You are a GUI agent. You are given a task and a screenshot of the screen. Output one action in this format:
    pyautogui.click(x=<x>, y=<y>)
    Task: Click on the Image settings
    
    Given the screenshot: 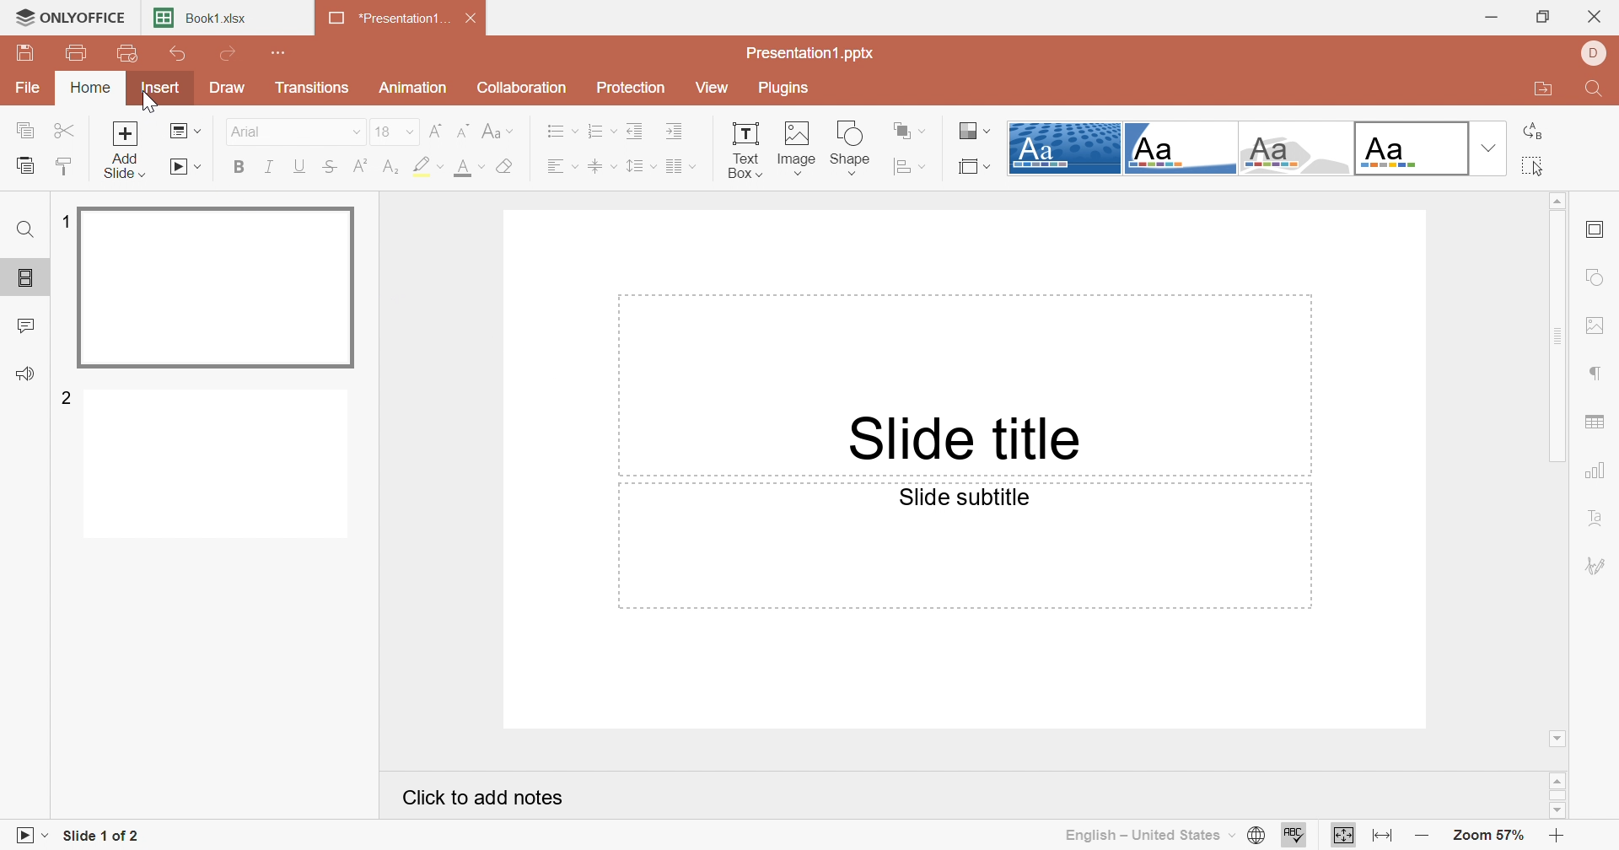 What is the action you would take?
    pyautogui.click(x=1600, y=328)
    